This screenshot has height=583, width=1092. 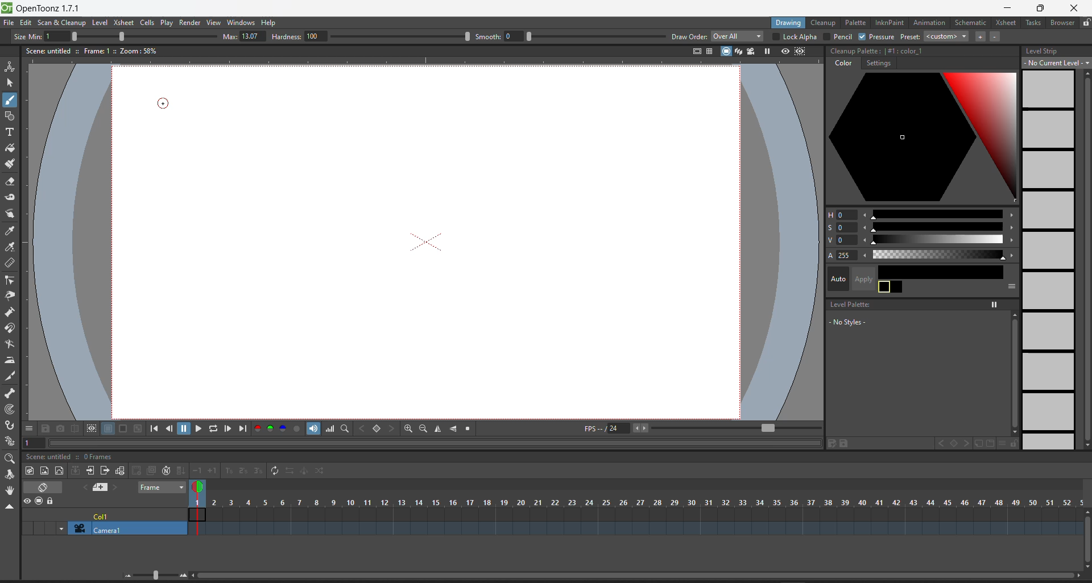 What do you see at coordinates (824, 23) in the screenshot?
I see `cleanup` at bounding box center [824, 23].